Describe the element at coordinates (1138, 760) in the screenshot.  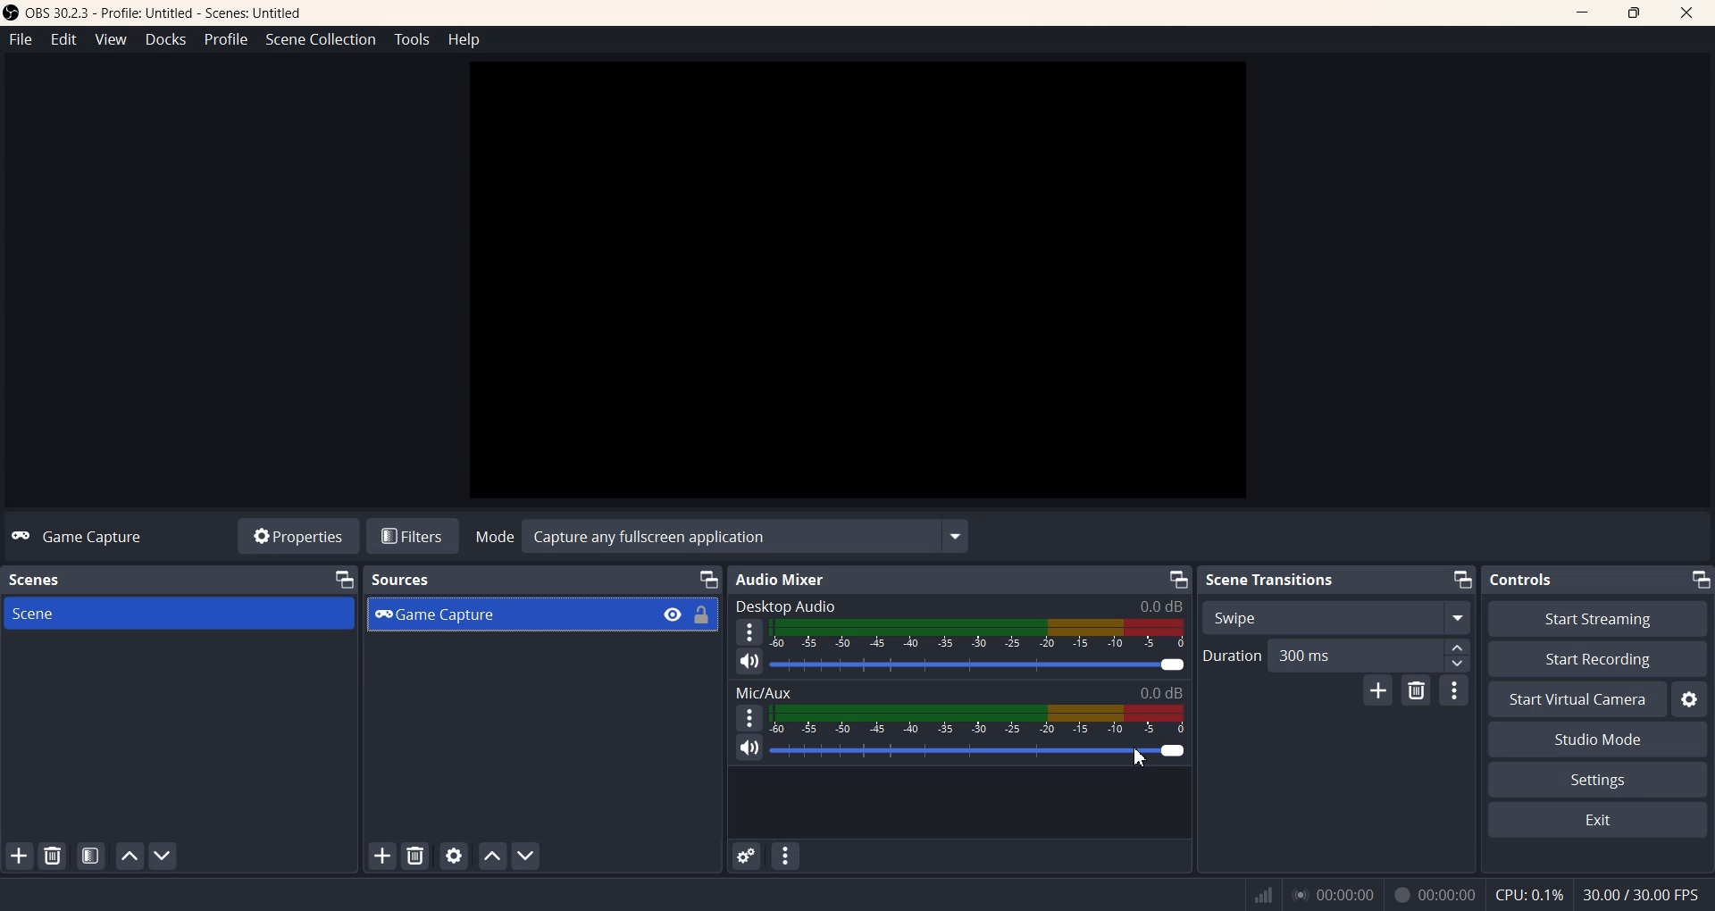
I see `Cursor` at that location.